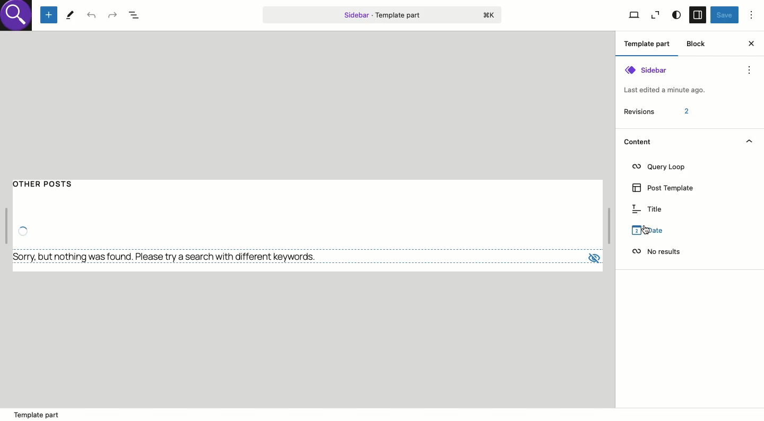 The height and width of the screenshot is (421, 764). What do you see at coordinates (676, 15) in the screenshot?
I see `Style` at bounding box center [676, 15].